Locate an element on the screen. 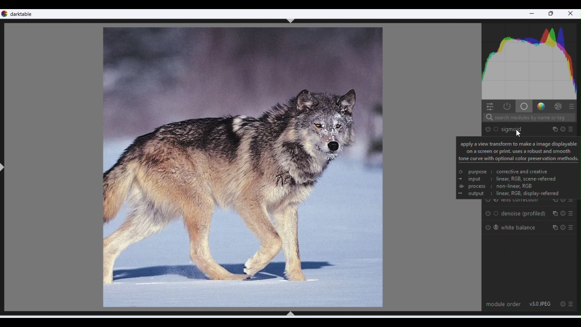 This screenshot has width=581, height=327. cursor is located at coordinates (519, 133).